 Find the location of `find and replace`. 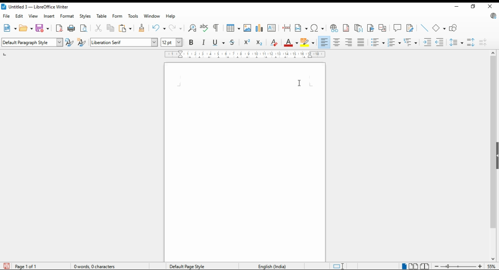

find and replace is located at coordinates (193, 28).